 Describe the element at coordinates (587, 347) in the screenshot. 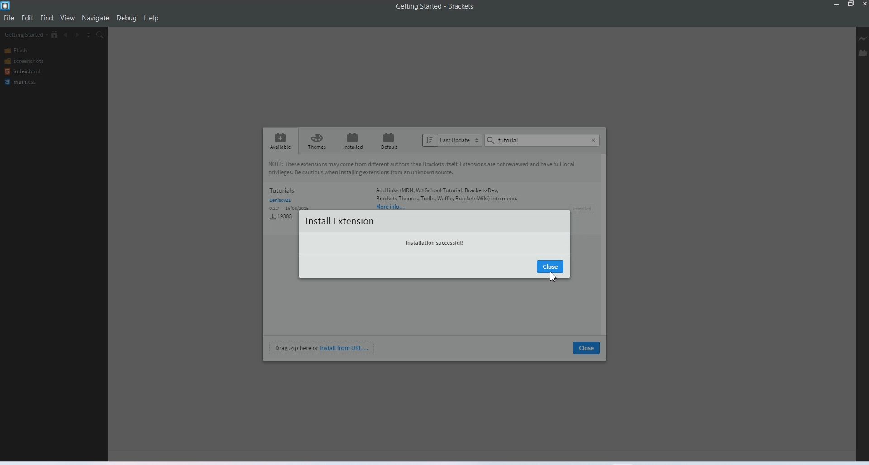

I see `Close` at that location.